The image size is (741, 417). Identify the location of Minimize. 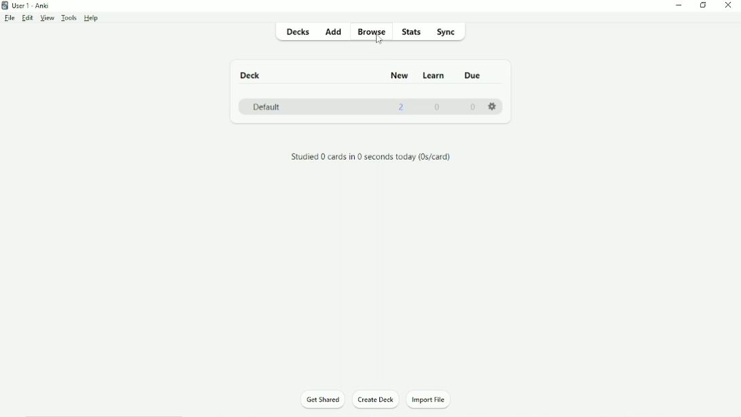
(679, 5).